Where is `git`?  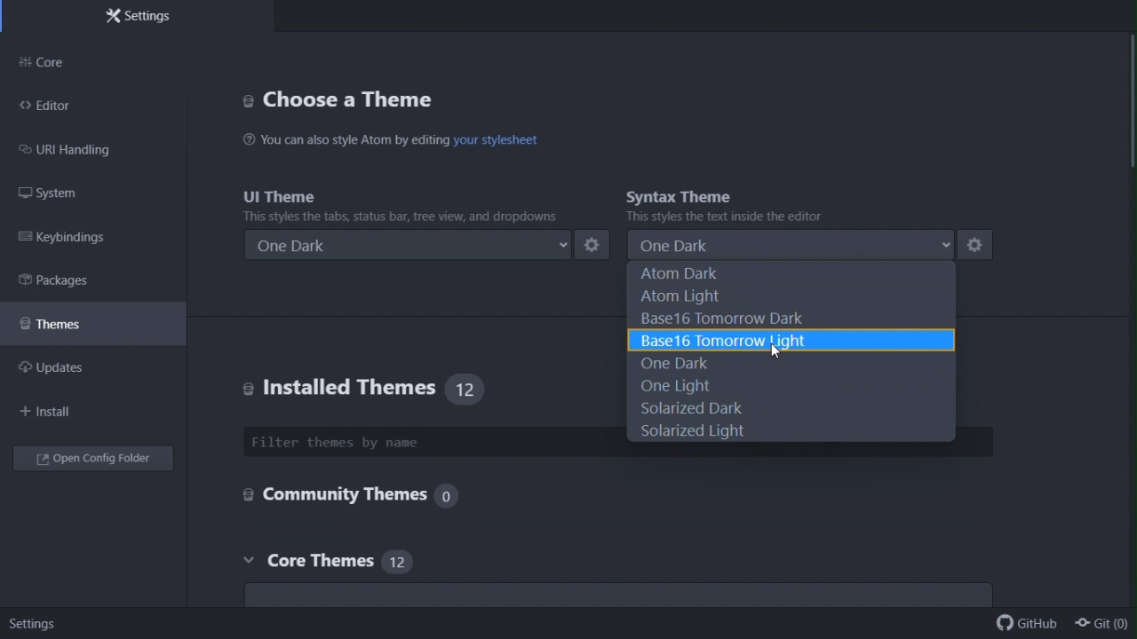 git is located at coordinates (1103, 624).